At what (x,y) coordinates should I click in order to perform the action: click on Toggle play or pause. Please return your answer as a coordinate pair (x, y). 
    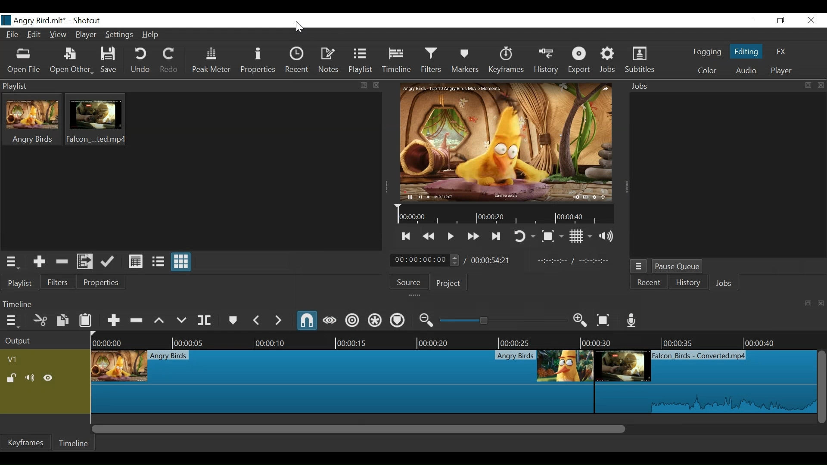
    Looking at the image, I should click on (451, 236).